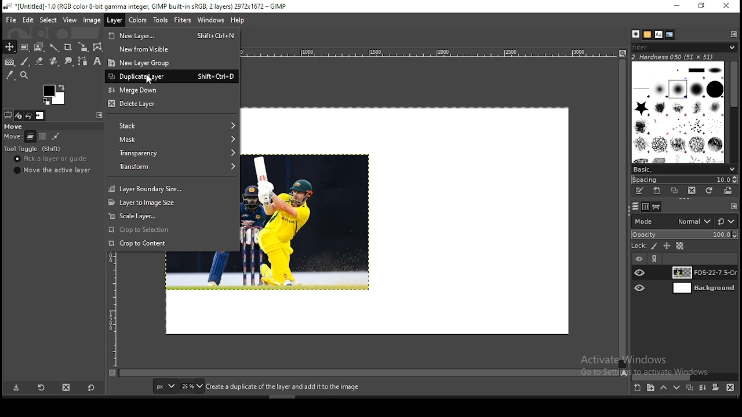 Image resolution: width=742 pixels, height=417 pixels. Describe the element at coordinates (679, 111) in the screenshot. I see `Designs` at that location.